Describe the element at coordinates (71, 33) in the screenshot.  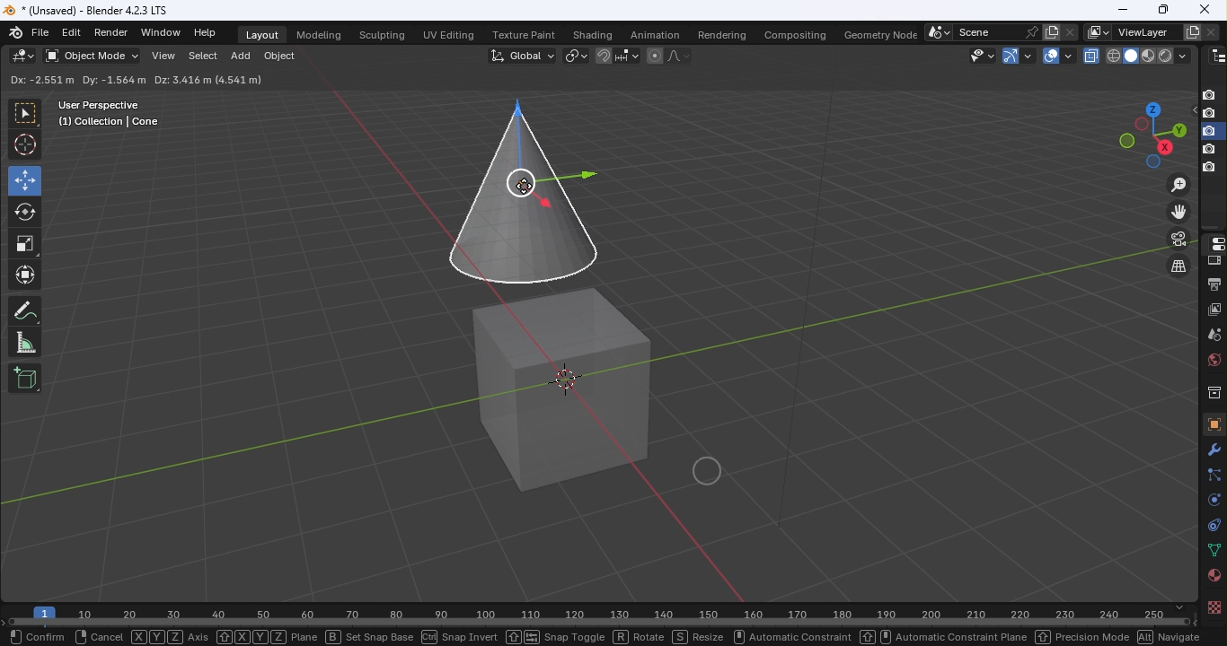
I see `Edit` at that location.